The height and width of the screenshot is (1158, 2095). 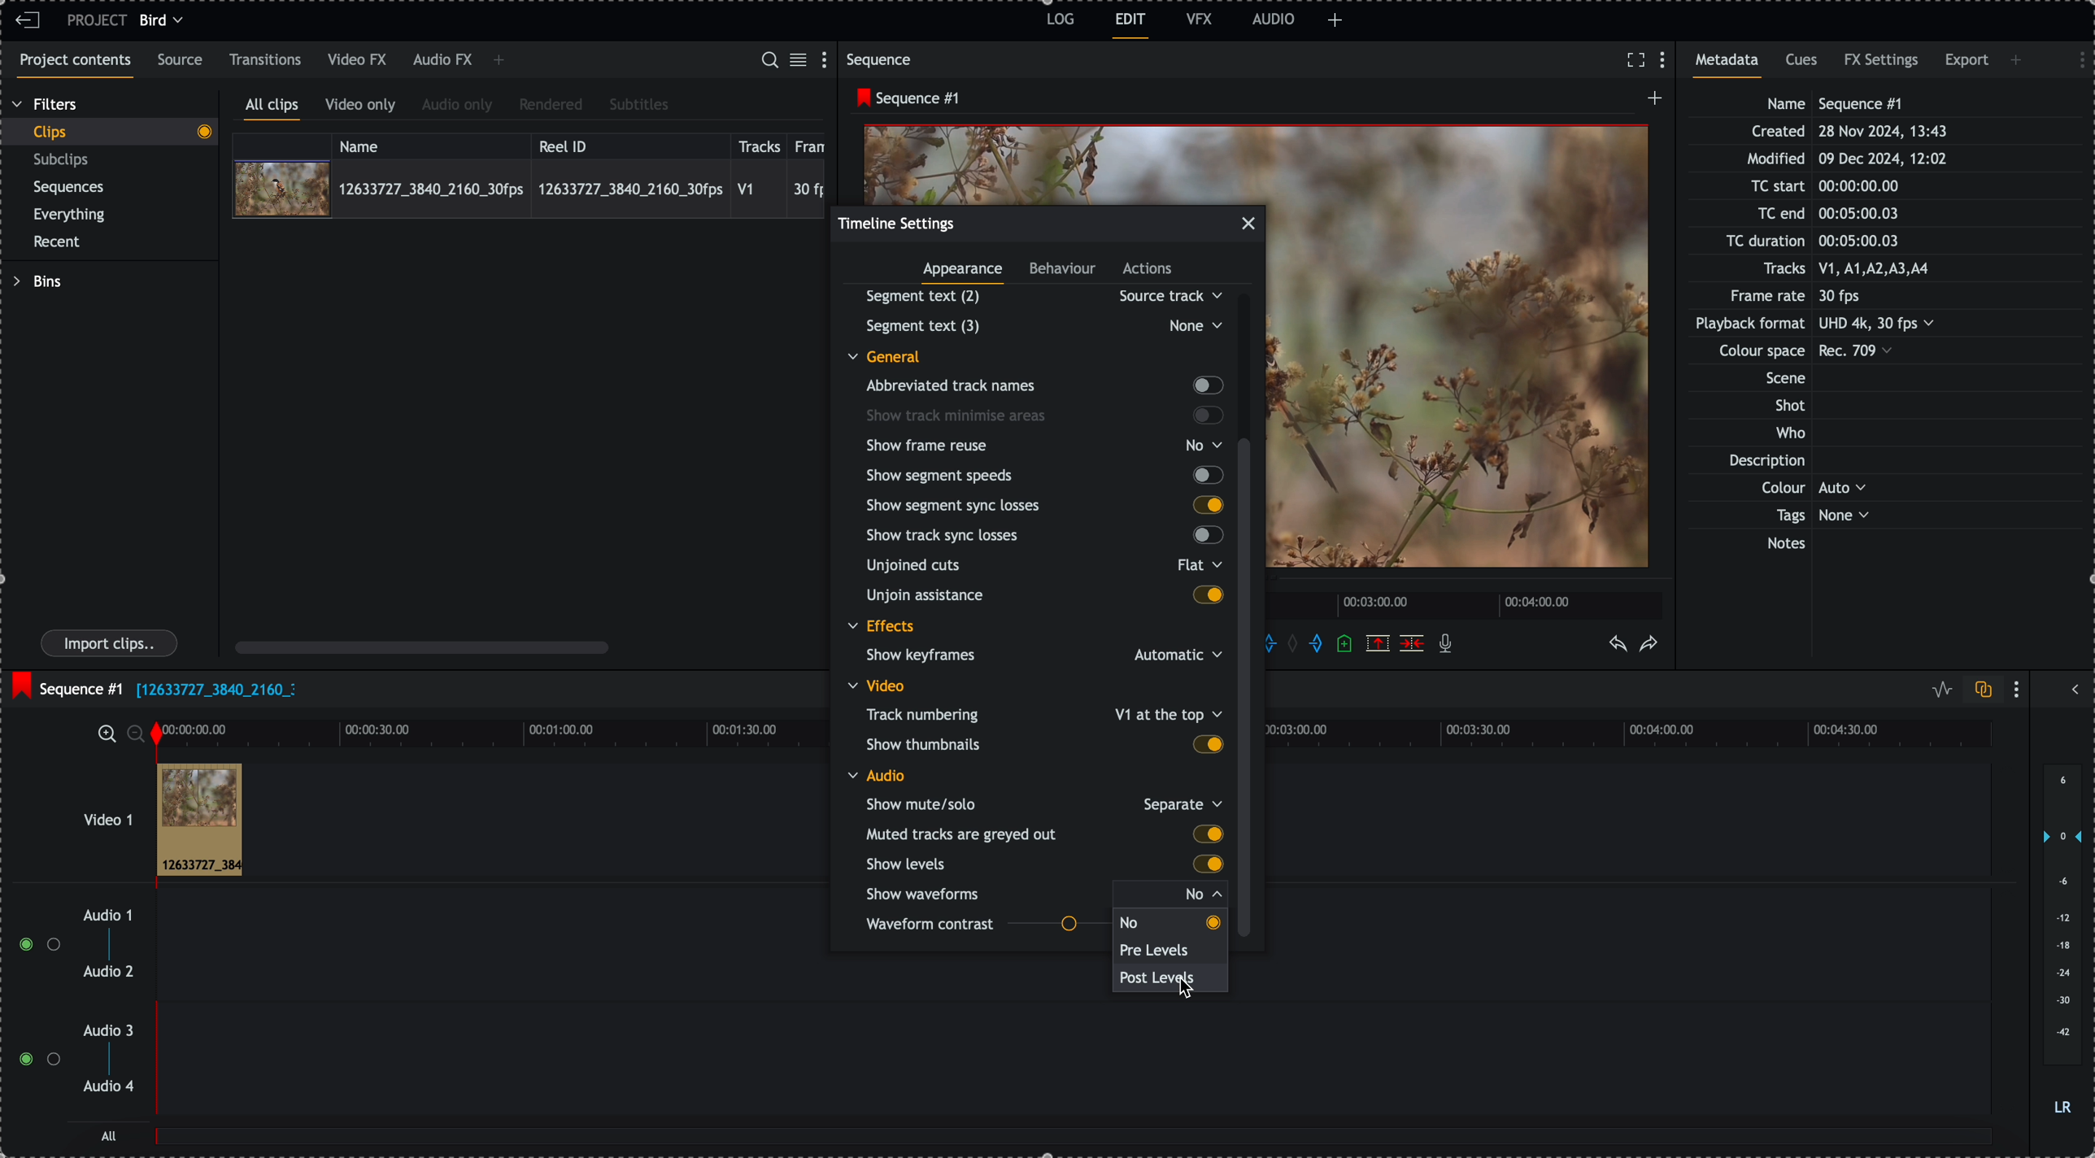 What do you see at coordinates (266, 59) in the screenshot?
I see `transitions` at bounding box center [266, 59].